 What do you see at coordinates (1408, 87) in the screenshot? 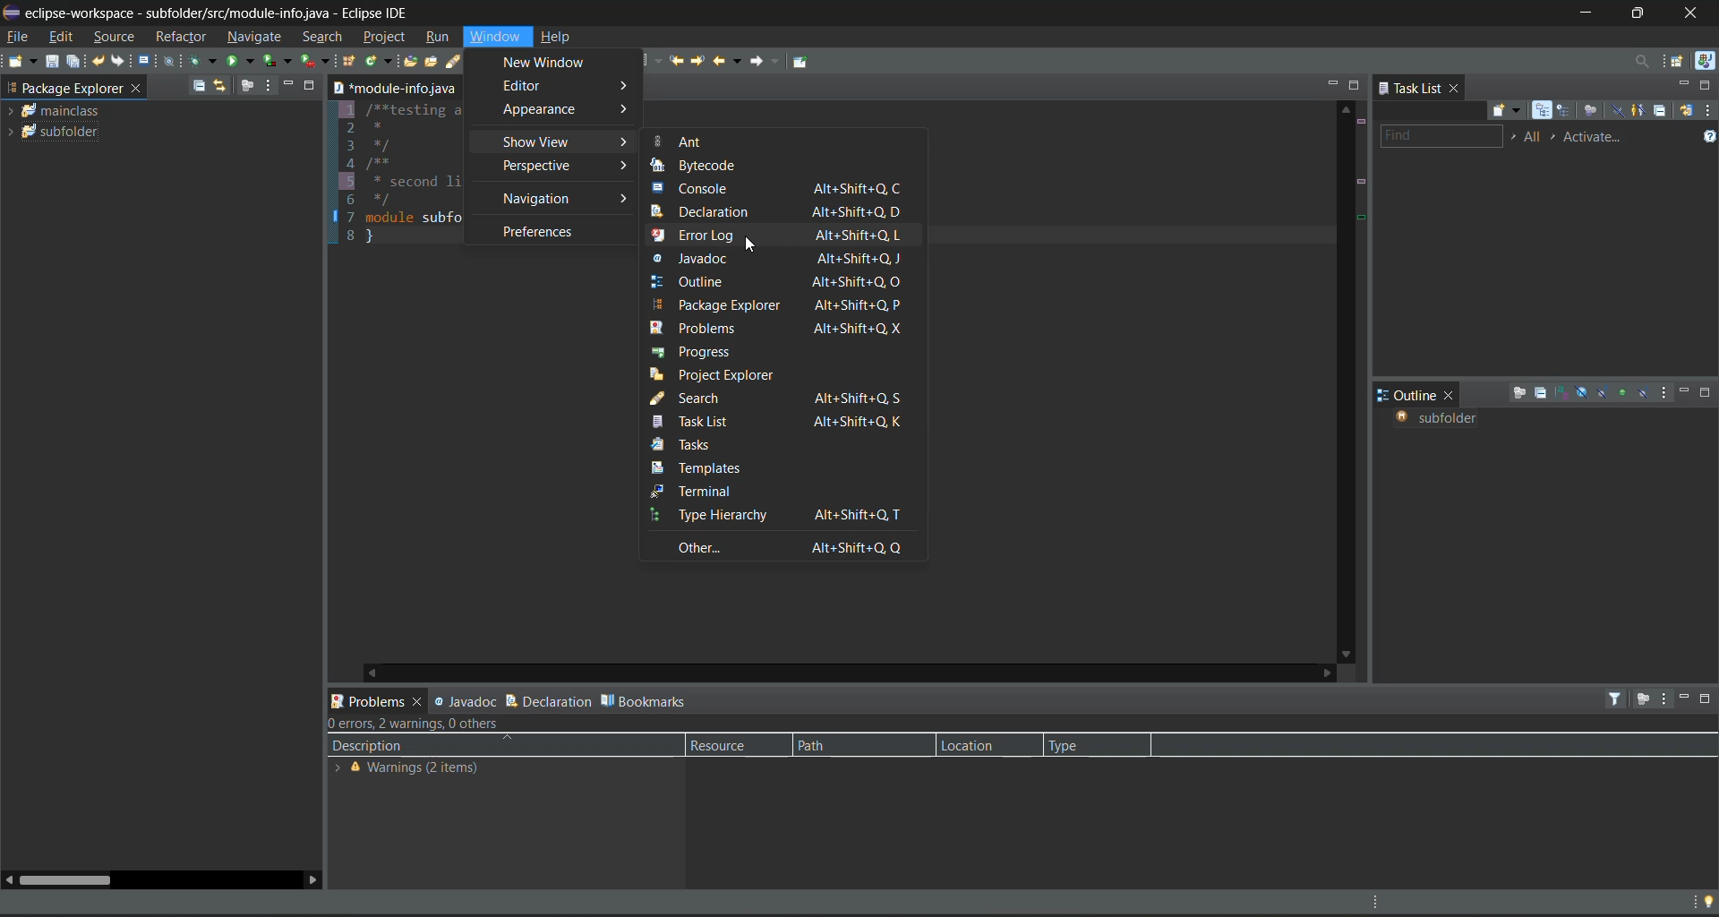
I see `task list` at bounding box center [1408, 87].